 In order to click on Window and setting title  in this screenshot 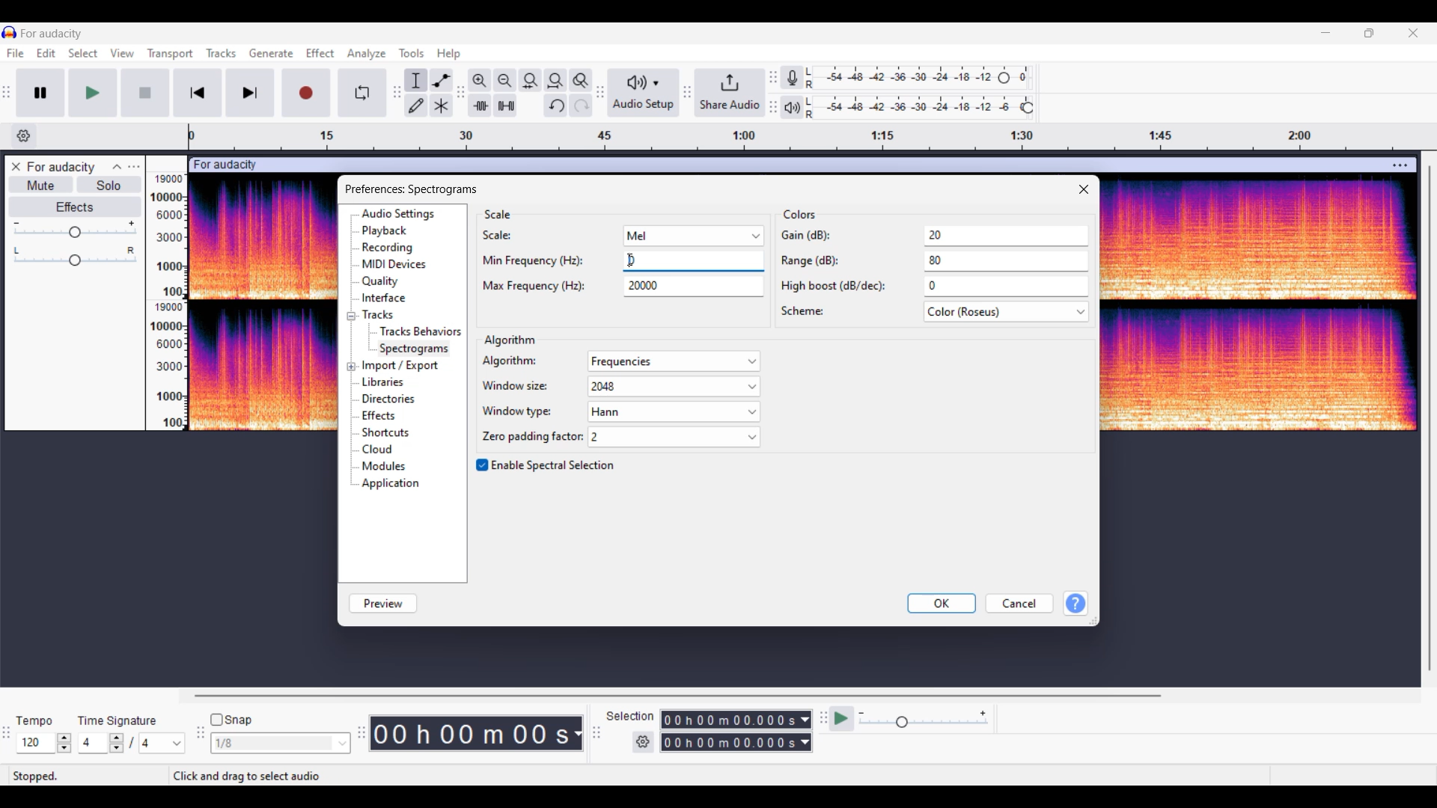, I will do `click(410, 188)`.